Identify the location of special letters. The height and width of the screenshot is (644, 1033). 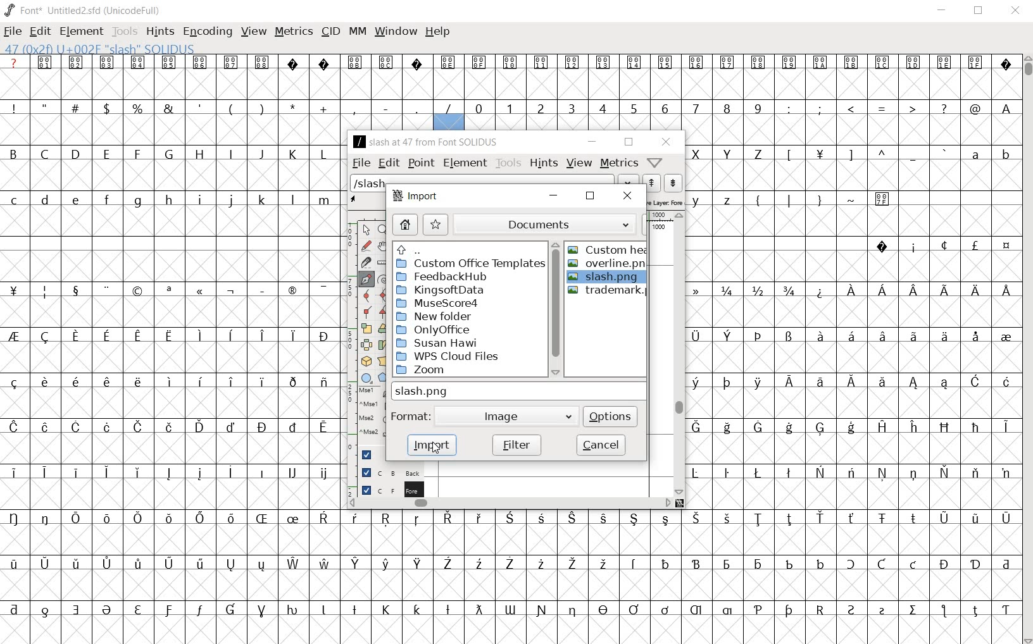
(175, 473).